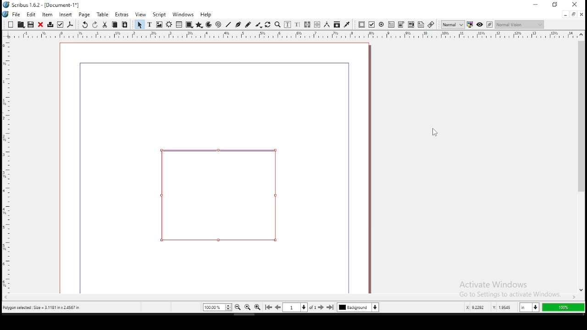 The height and width of the screenshot is (330, 587). I want to click on go to next page, so click(321, 308).